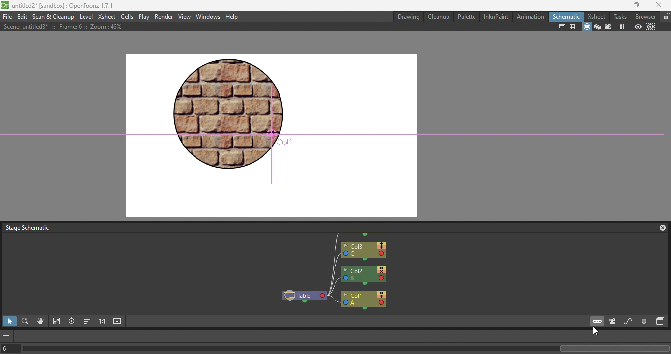 This screenshot has height=354, width=671. I want to click on InknPaint, so click(497, 17).